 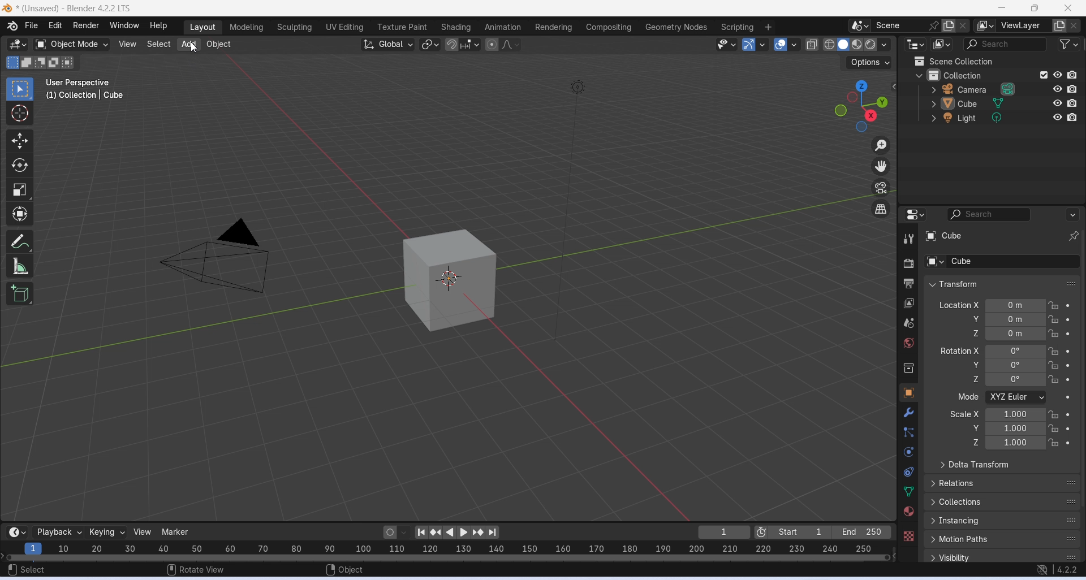 I want to click on new scene, so click(x=949, y=26).